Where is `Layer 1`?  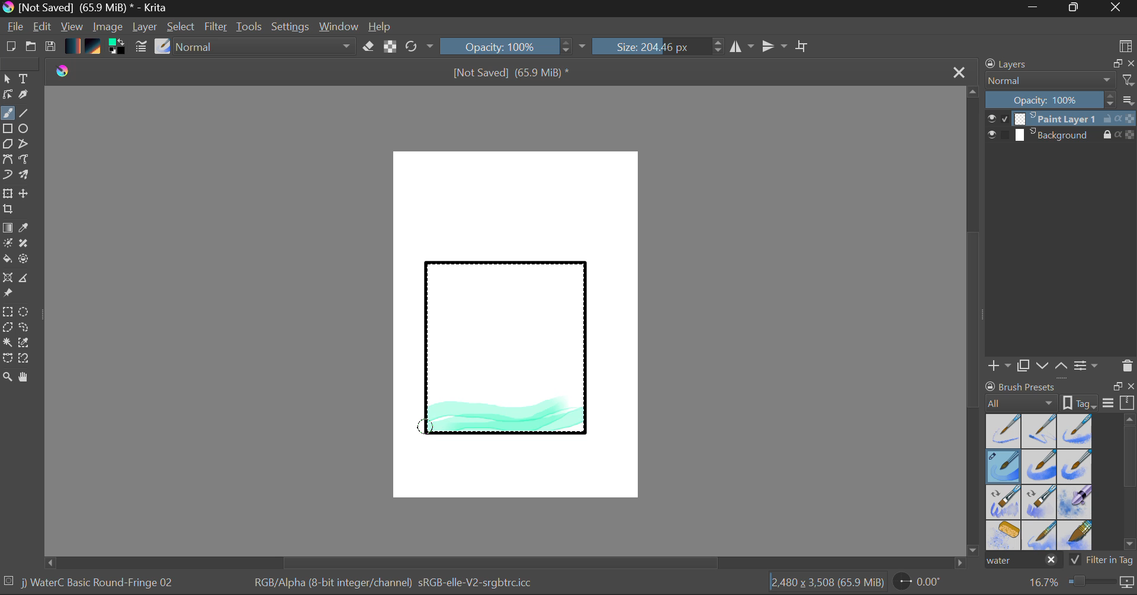 Layer 1 is located at coordinates (1062, 120).